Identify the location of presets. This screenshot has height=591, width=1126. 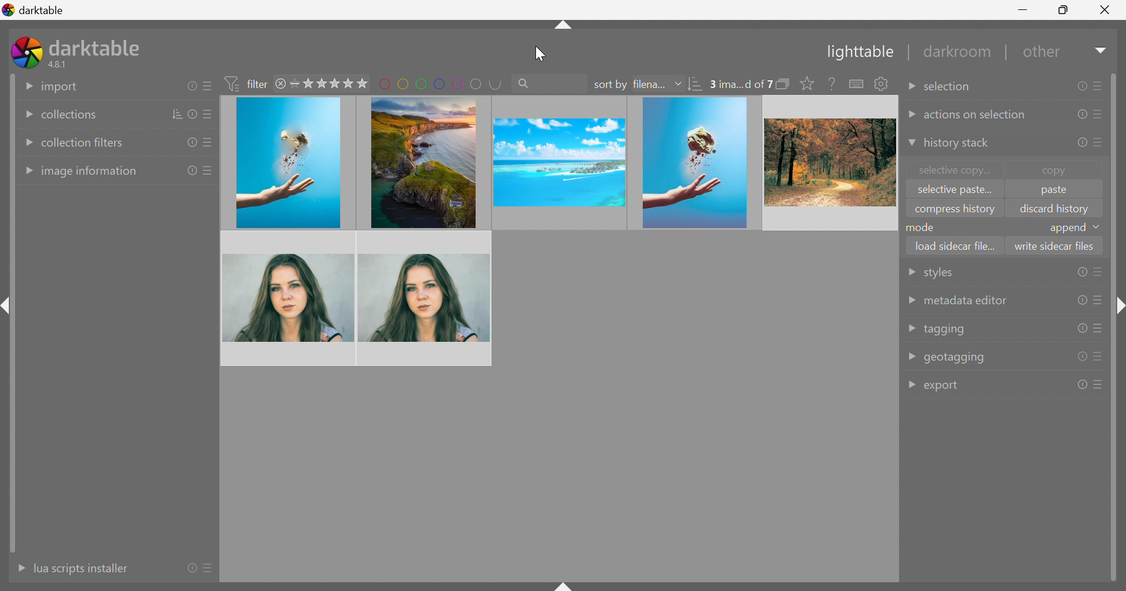
(1100, 355).